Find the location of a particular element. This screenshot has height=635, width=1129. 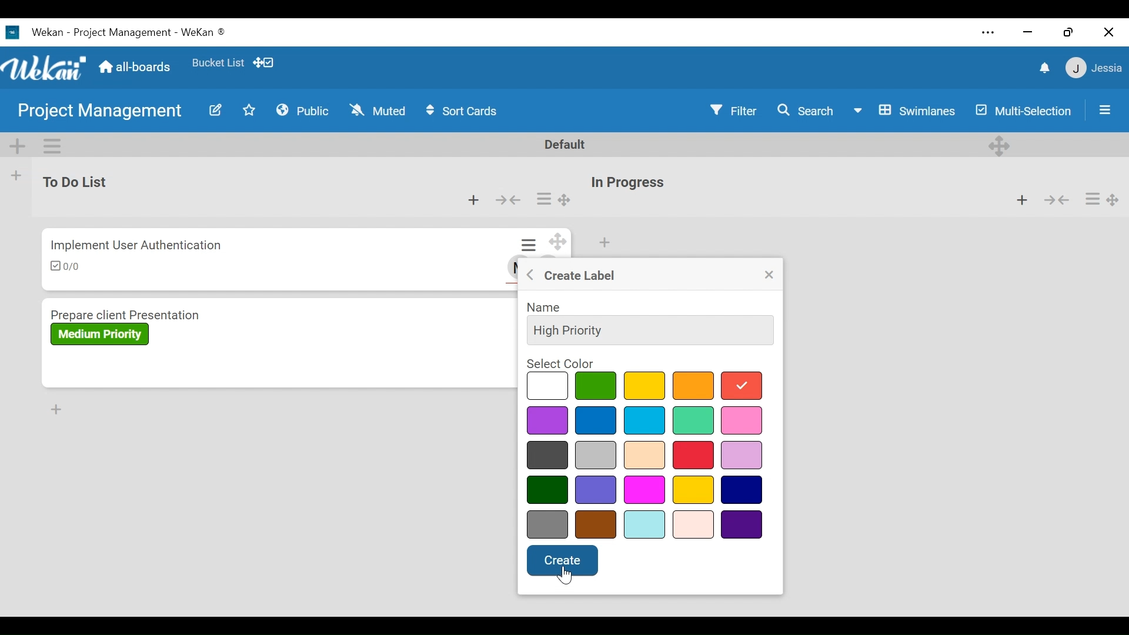

Sort Cards is located at coordinates (466, 111).